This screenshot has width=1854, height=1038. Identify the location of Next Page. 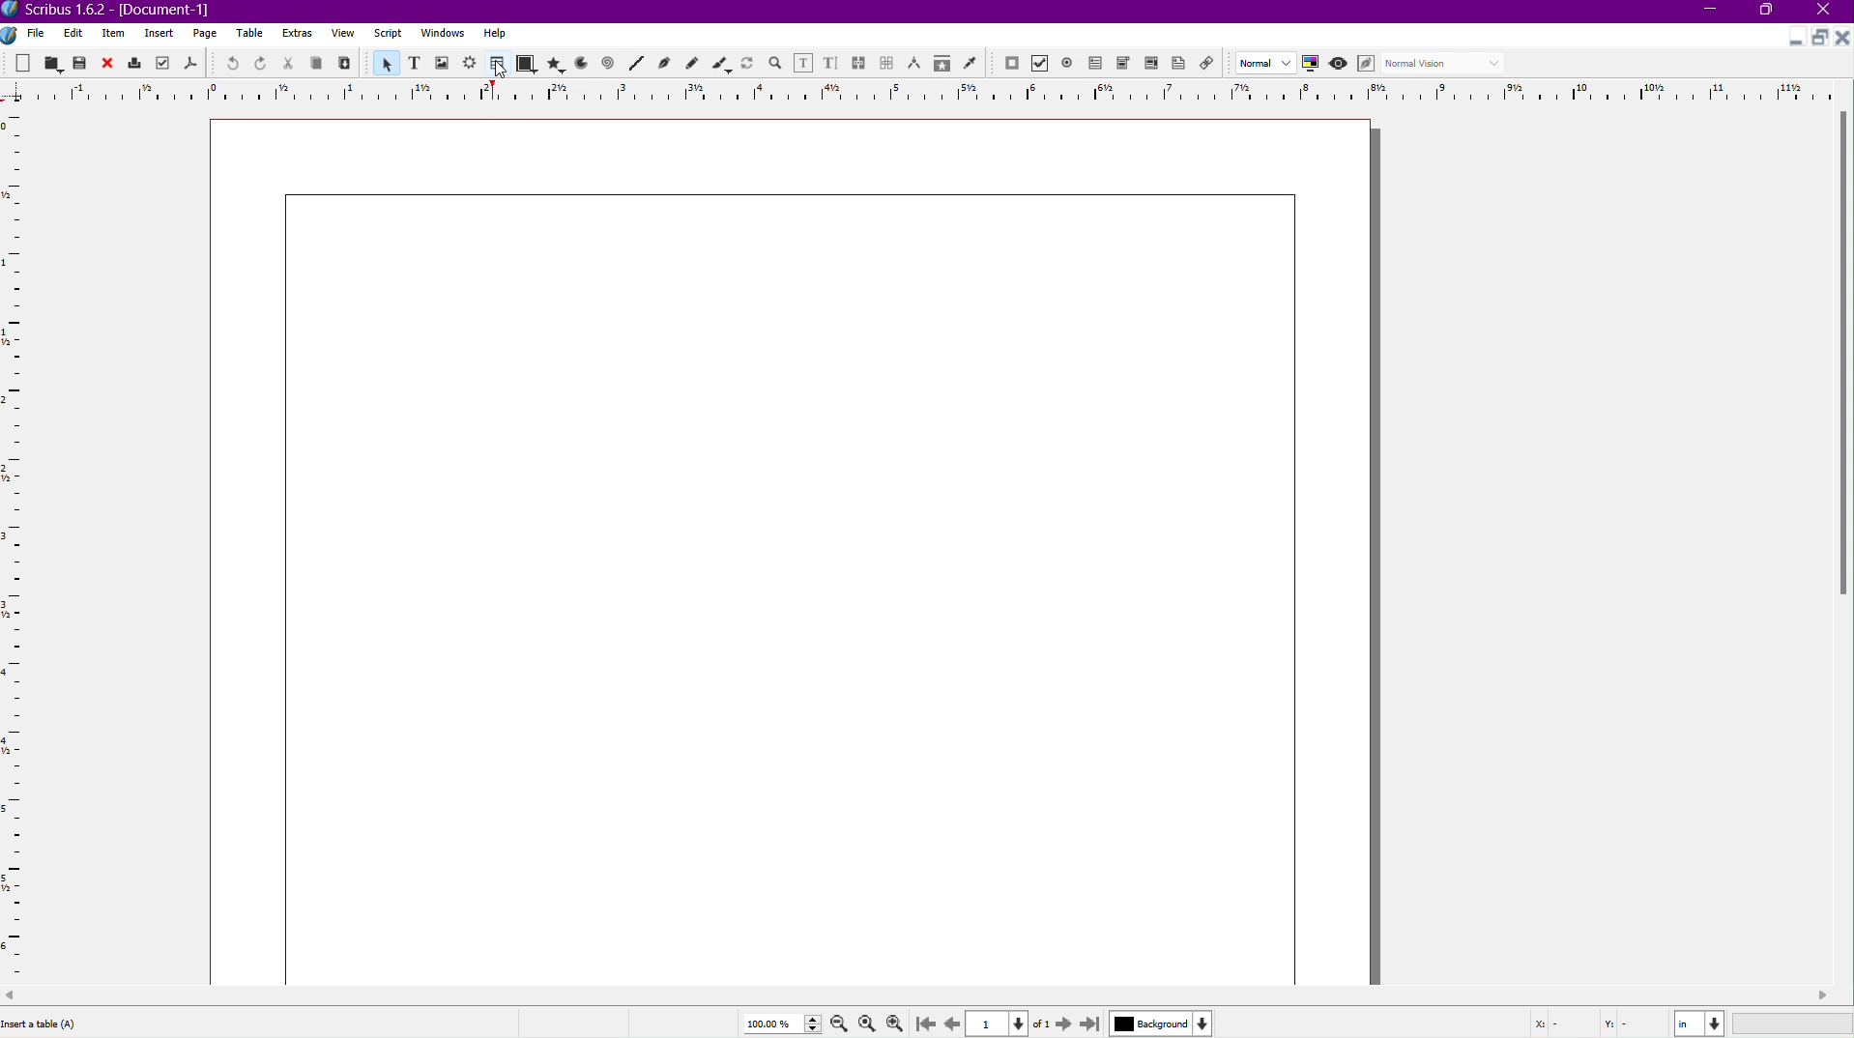
(1060, 1023).